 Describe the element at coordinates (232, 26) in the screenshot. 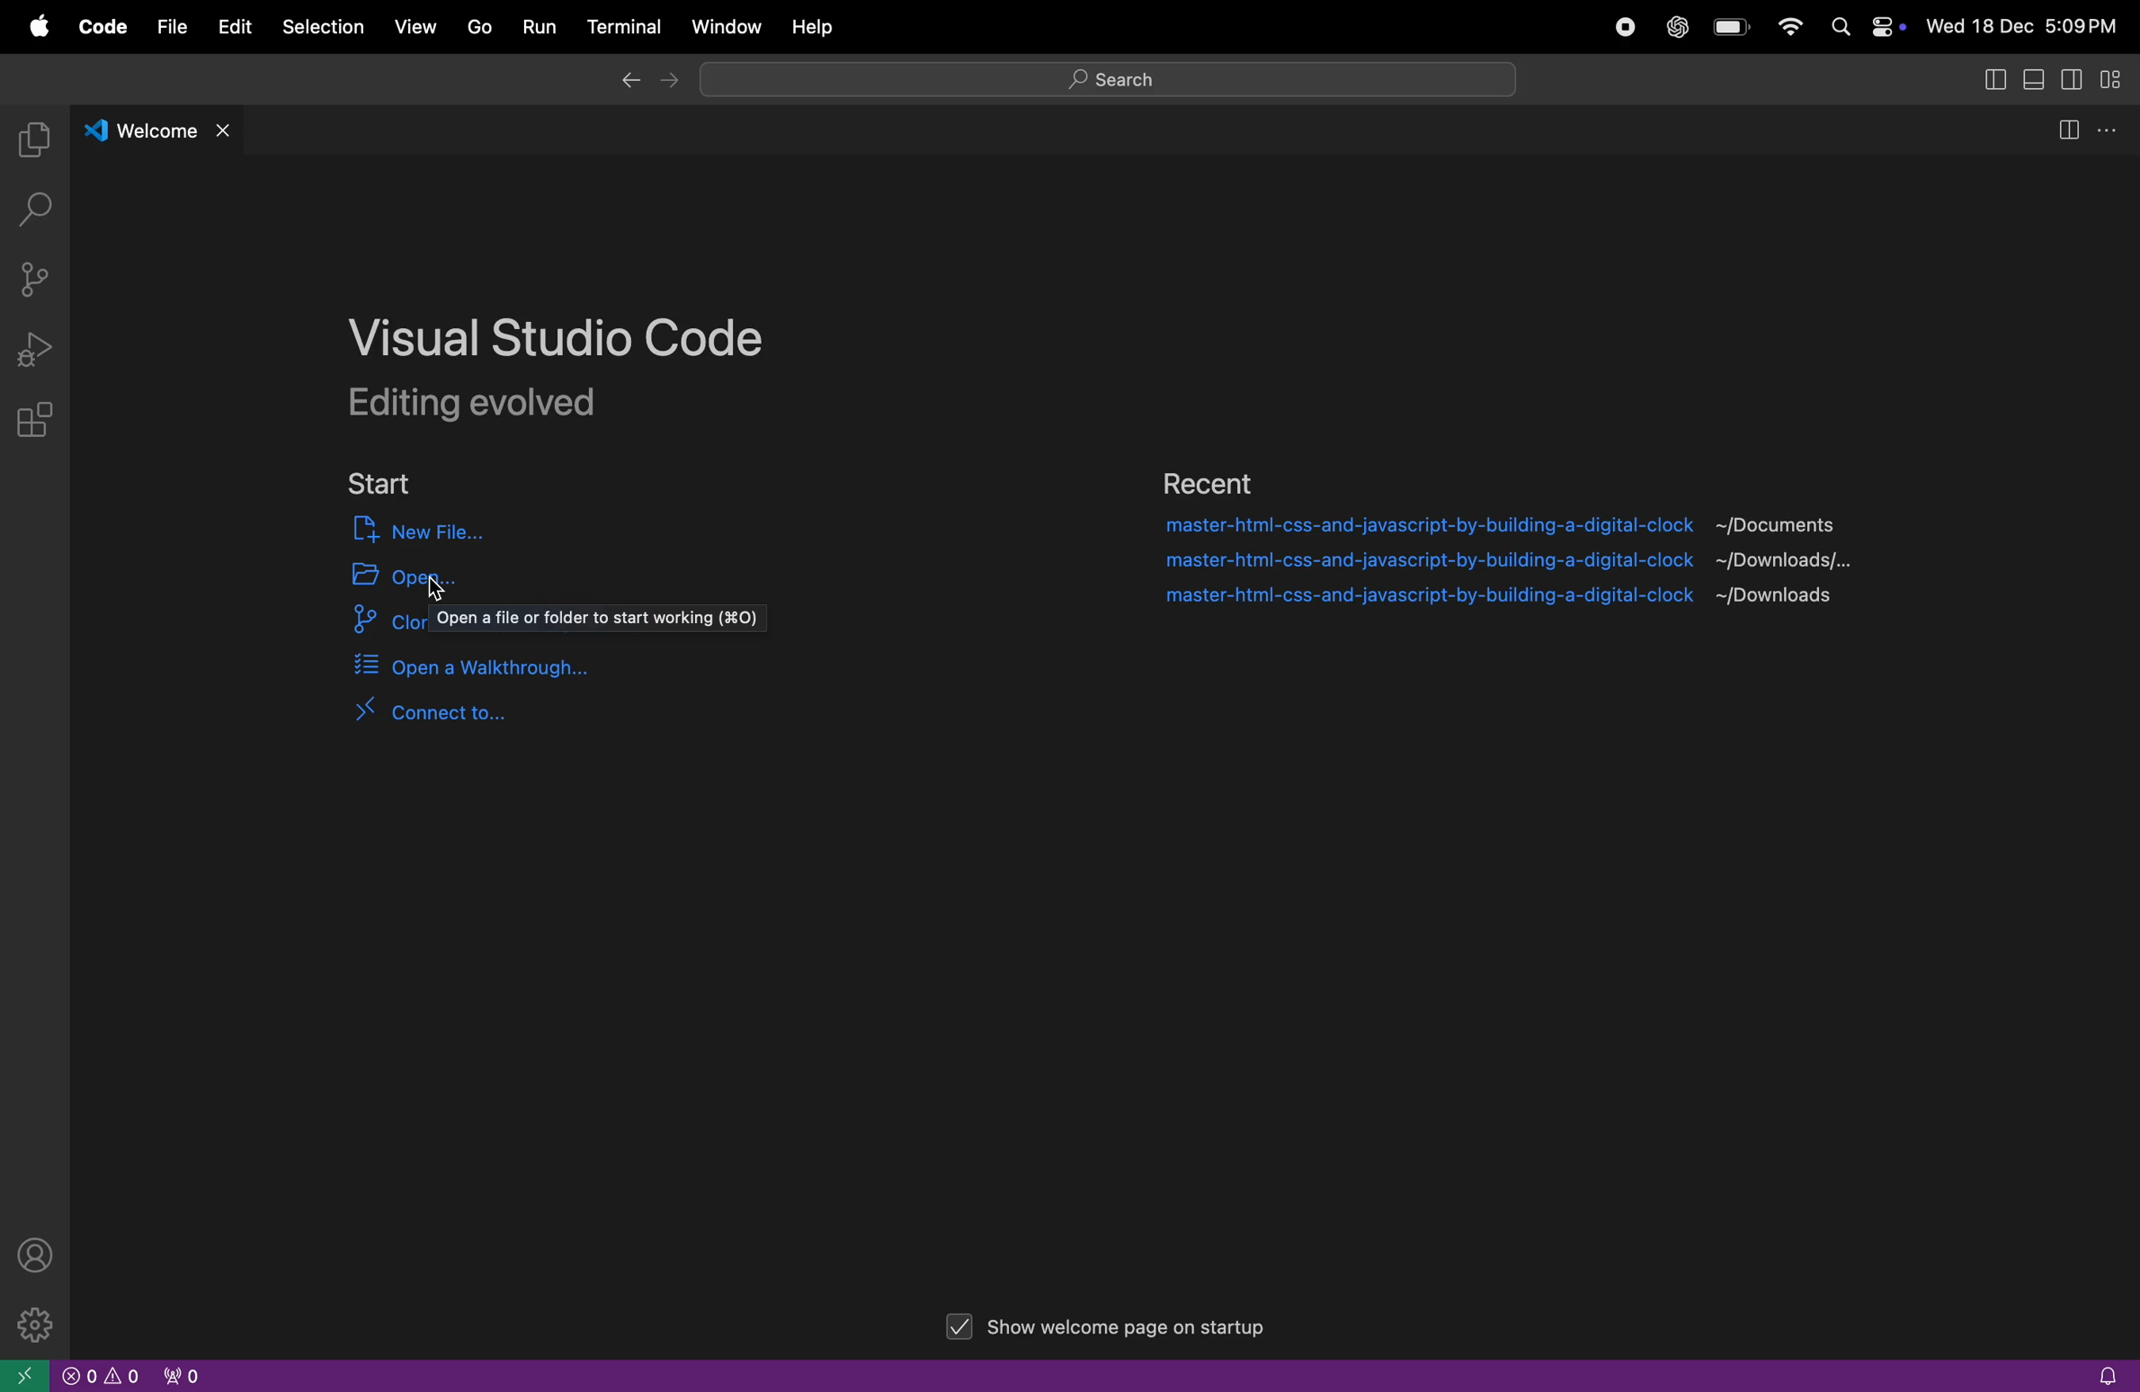

I see `edit` at that location.